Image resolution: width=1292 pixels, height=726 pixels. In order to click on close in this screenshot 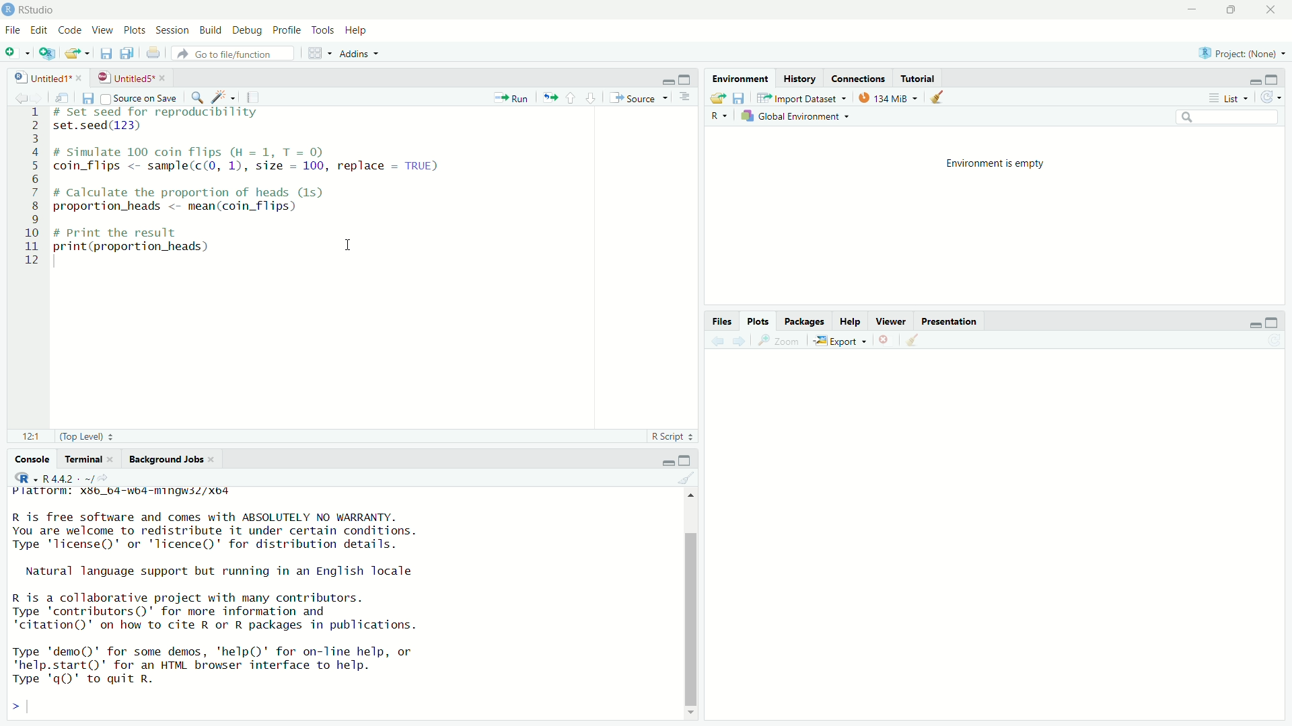, I will do `click(164, 78)`.